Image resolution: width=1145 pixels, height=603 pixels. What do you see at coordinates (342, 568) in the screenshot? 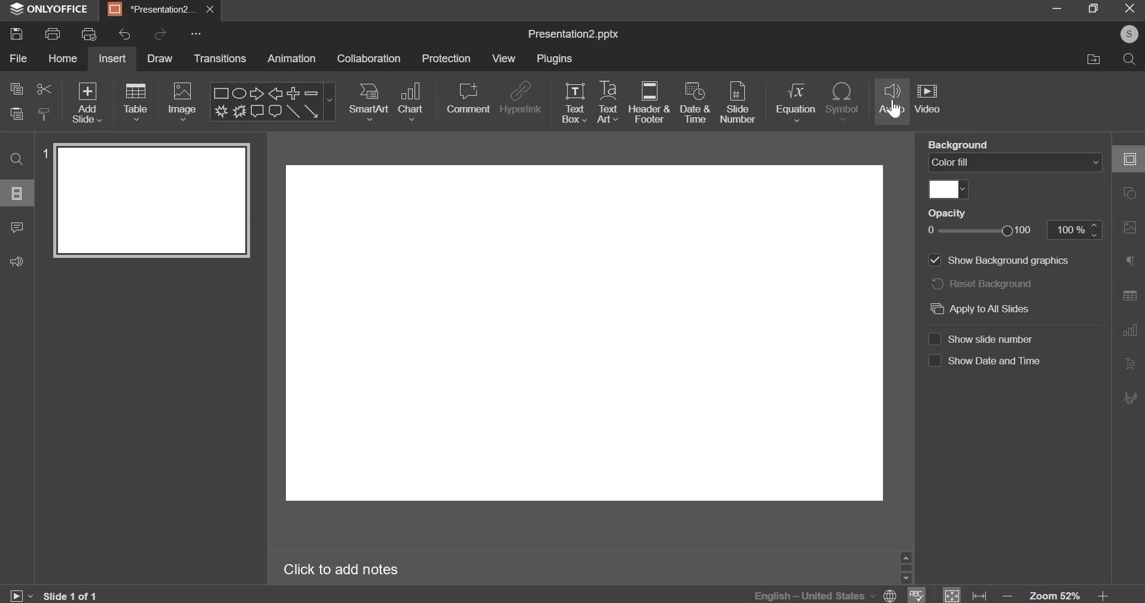
I see `click here to add notes` at bounding box center [342, 568].